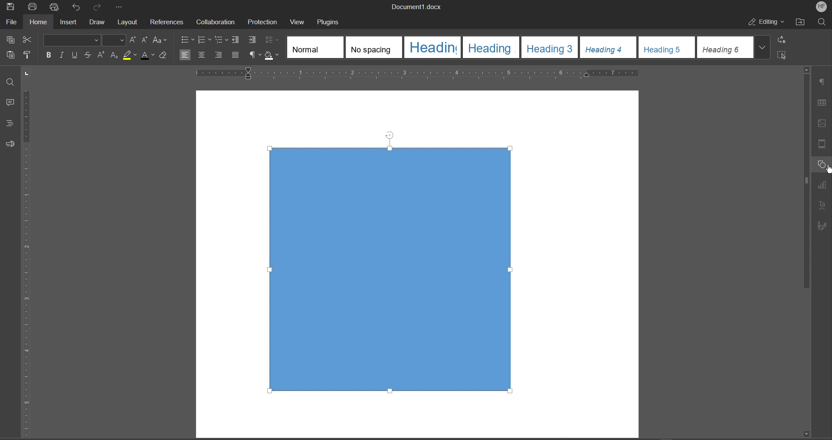  I want to click on Insert, so click(68, 22).